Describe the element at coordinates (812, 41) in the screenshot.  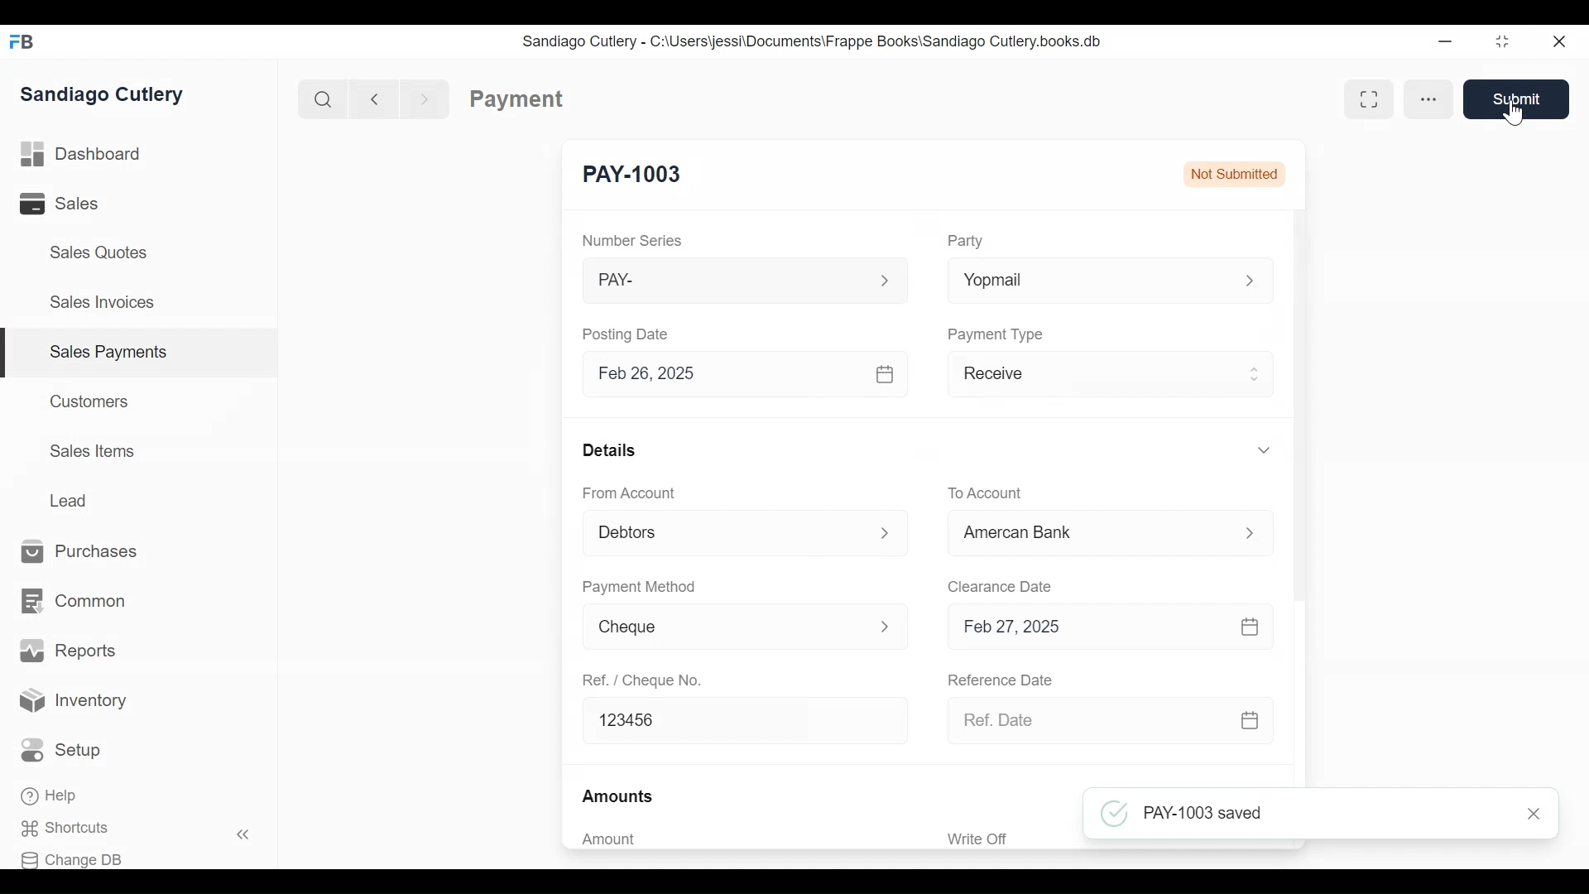
I see `Sandiago Cutlery - C:\Users\jessi\Documents\Frappe Books\Sandiago Cutlery.books.db` at that location.